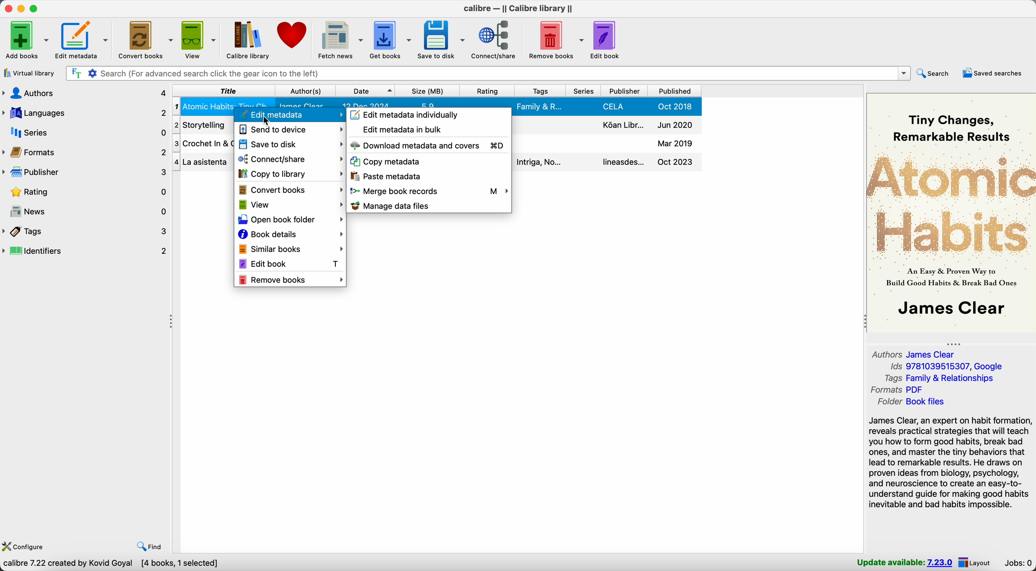 This screenshot has height=571, width=1036. What do you see at coordinates (85, 172) in the screenshot?
I see `publisher` at bounding box center [85, 172].